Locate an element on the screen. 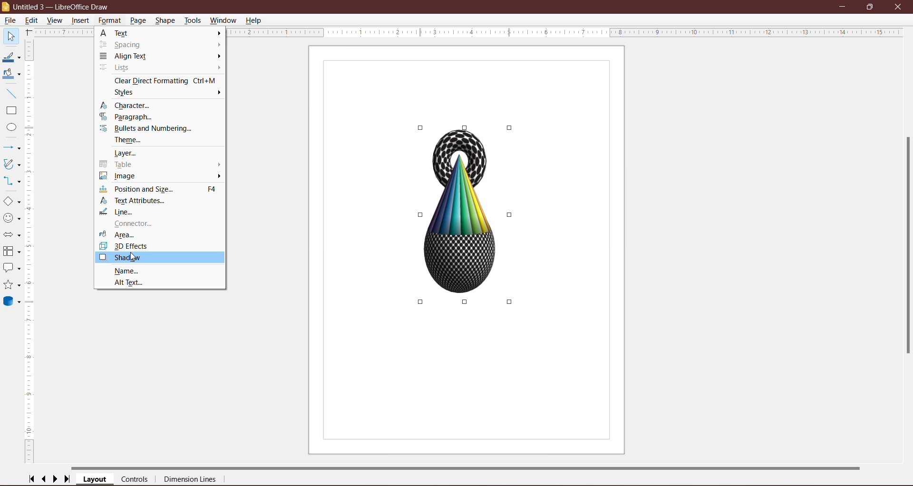 The width and height of the screenshot is (913, 486). Controls is located at coordinates (135, 479).